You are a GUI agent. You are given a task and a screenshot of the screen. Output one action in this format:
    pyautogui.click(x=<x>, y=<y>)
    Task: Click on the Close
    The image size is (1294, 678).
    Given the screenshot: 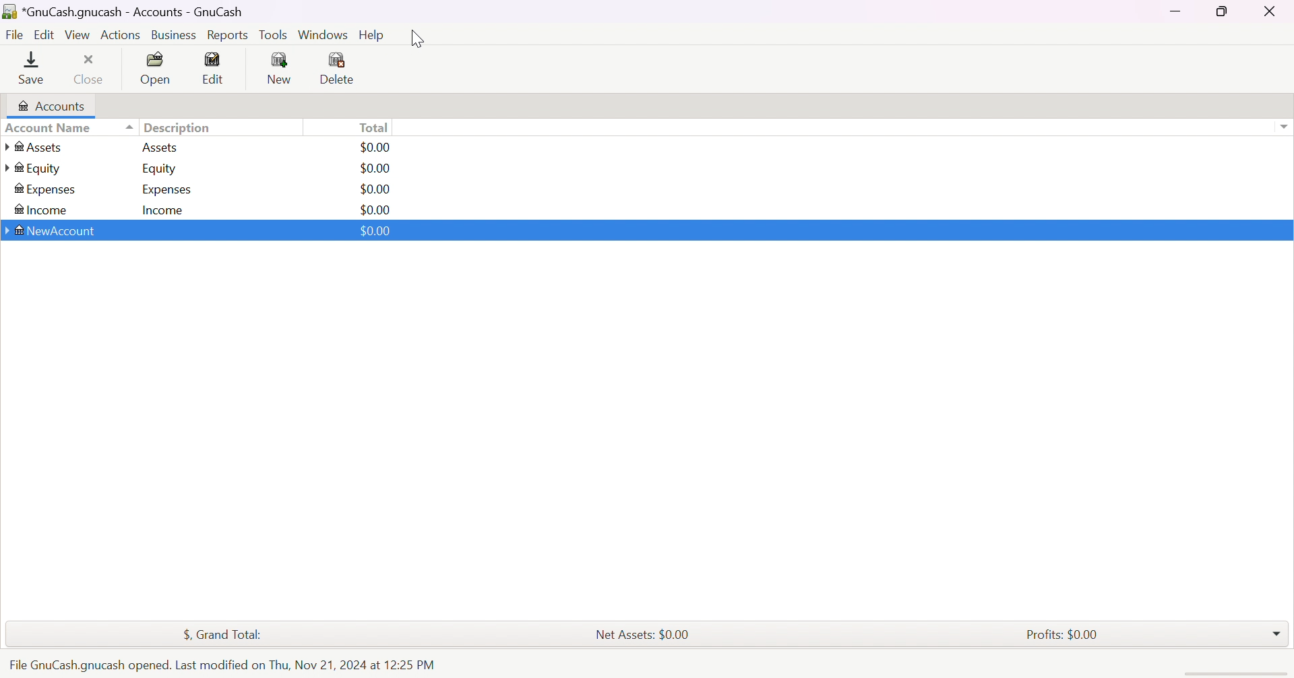 What is the action you would take?
    pyautogui.click(x=1271, y=11)
    